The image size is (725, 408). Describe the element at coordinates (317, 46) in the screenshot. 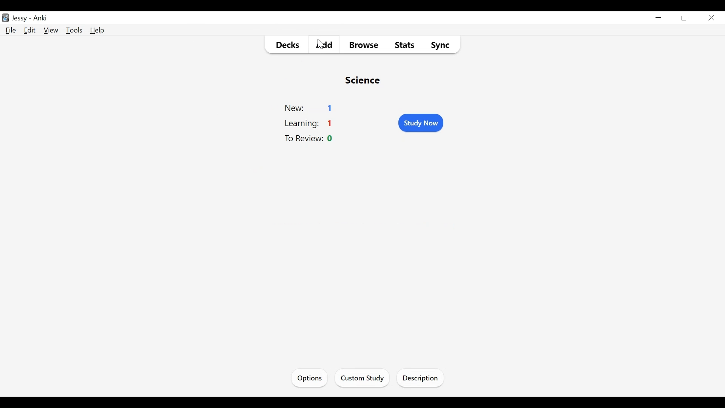

I see `cursor` at that location.